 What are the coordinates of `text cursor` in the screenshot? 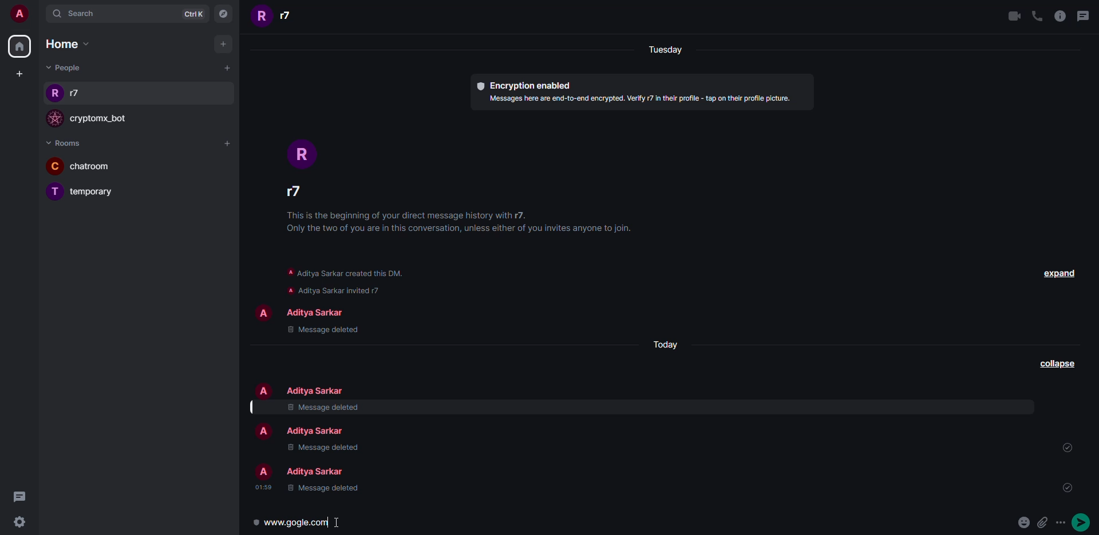 It's located at (337, 522).